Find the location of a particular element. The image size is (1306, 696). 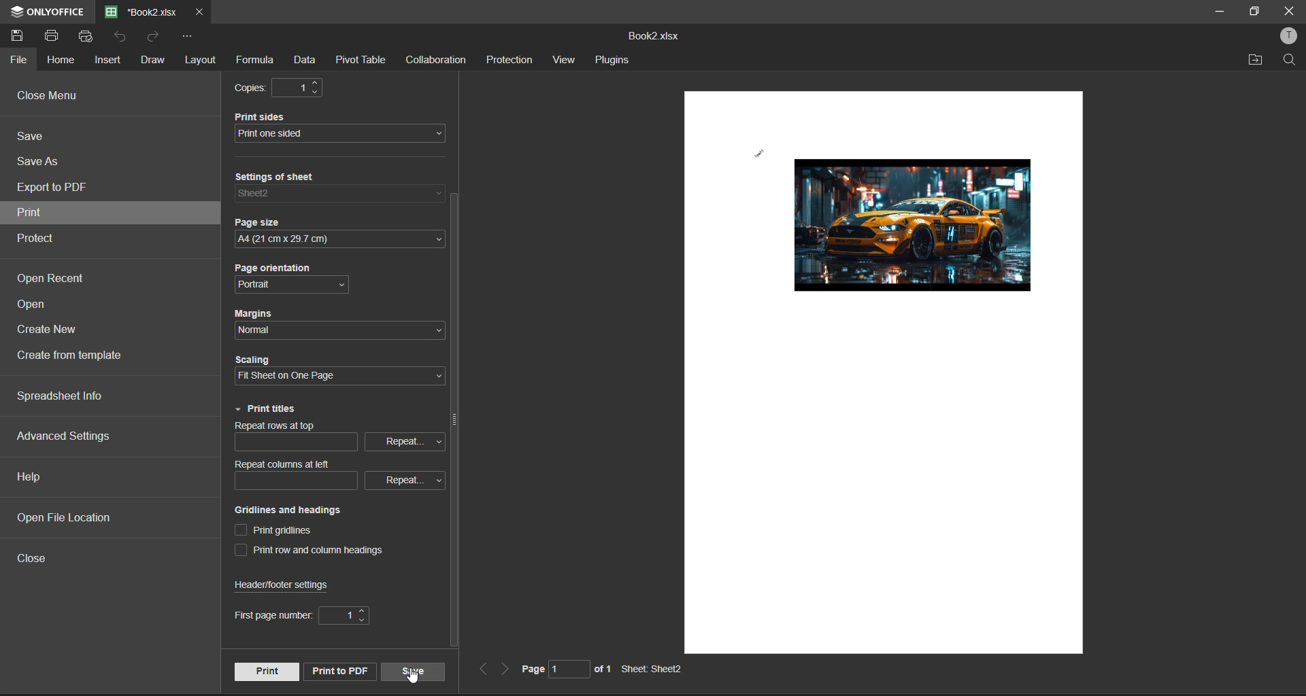

save is located at coordinates (414, 671).